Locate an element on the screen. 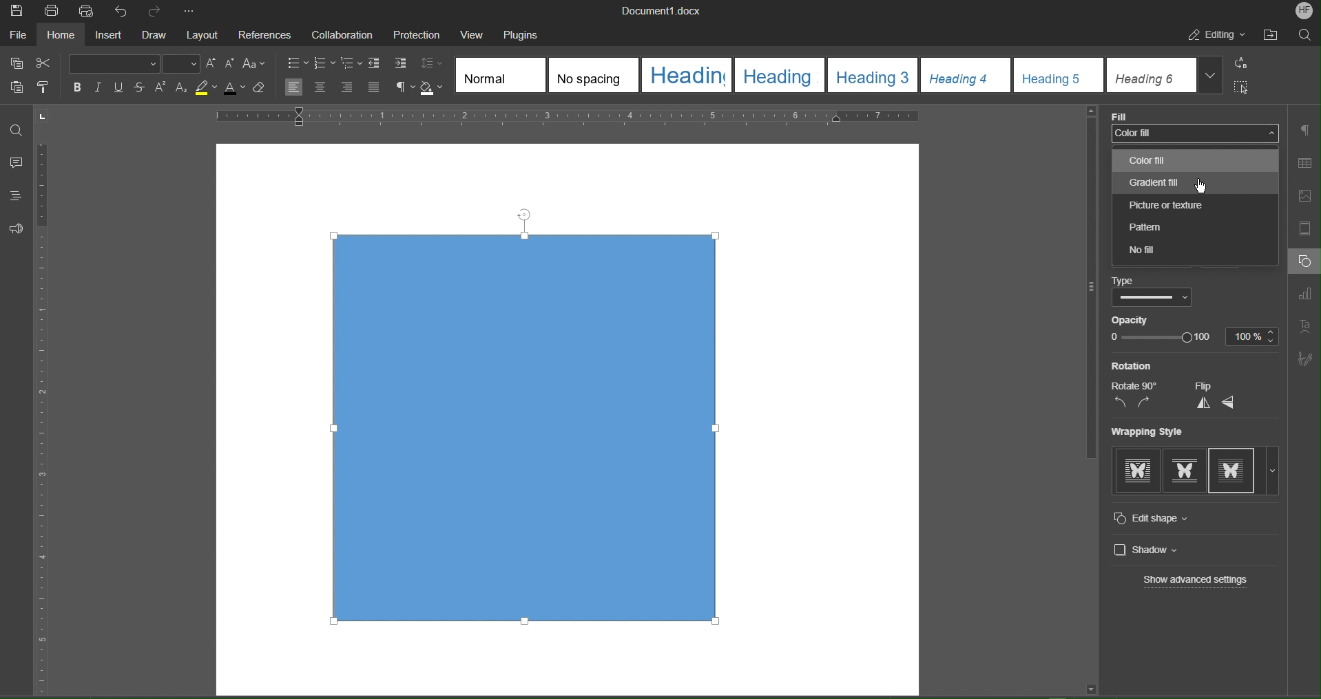 The image size is (1321, 699). Feedback and Support is located at coordinates (17, 229).